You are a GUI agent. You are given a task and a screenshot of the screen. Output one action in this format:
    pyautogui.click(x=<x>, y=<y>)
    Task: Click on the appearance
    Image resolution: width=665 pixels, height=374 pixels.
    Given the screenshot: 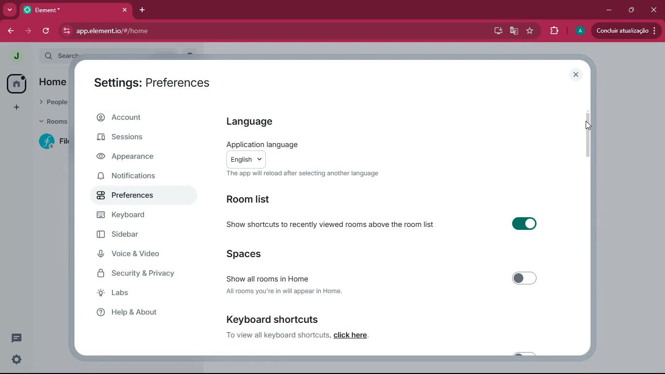 What is the action you would take?
    pyautogui.click(x=136, y=158)
    